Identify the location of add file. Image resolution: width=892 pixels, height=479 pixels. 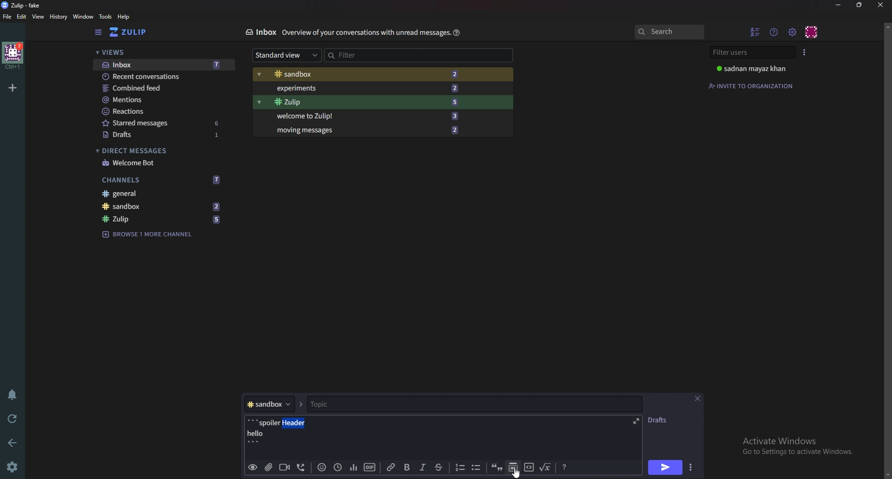
(269, 467).